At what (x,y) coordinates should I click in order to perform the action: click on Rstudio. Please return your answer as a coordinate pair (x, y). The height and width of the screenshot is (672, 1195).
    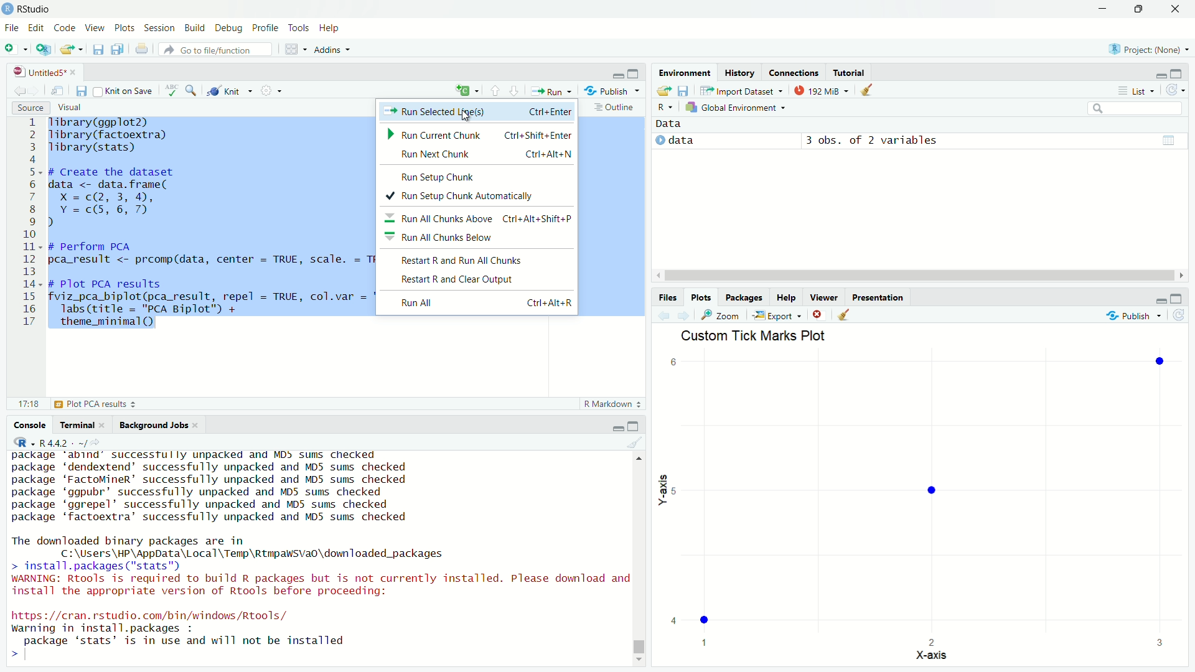
    Looking at the image, I should click on (41, 9).